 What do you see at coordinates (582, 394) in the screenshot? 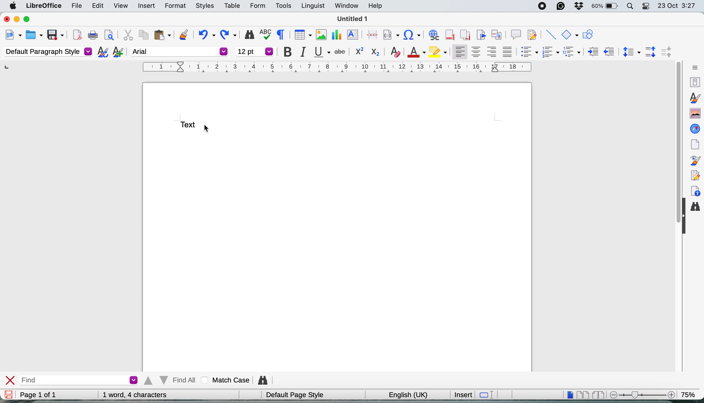
I see `multi page view` at bounding box center [582, 394].